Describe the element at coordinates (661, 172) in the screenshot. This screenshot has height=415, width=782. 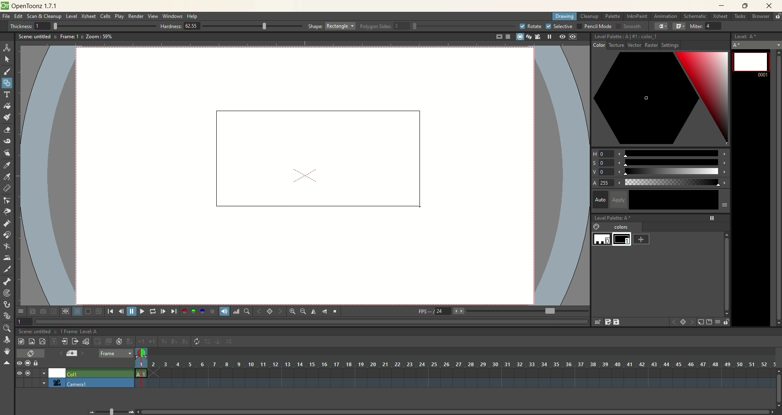
I see `value` at that location.